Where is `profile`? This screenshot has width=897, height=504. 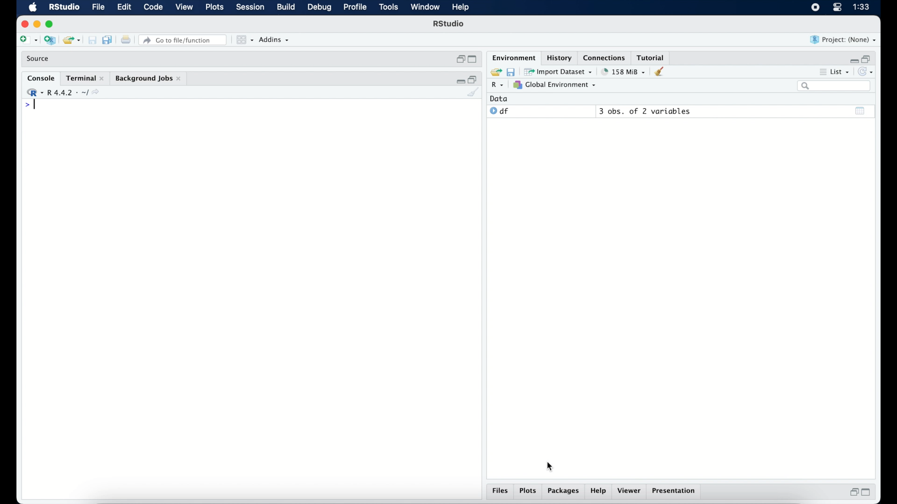
profile is located at coordinates (355, 7).